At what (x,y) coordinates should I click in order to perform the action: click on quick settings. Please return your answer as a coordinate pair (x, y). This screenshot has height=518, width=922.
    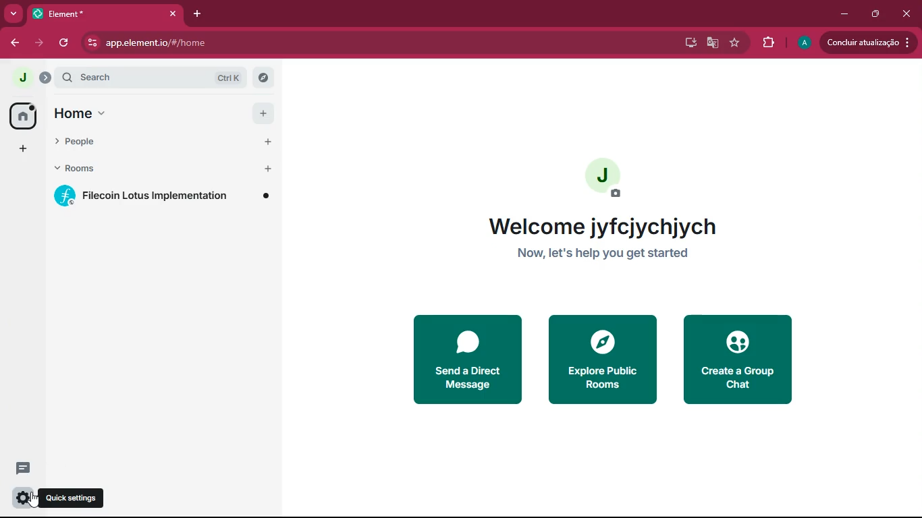
    Looking at the image, I should click on (75, 496).